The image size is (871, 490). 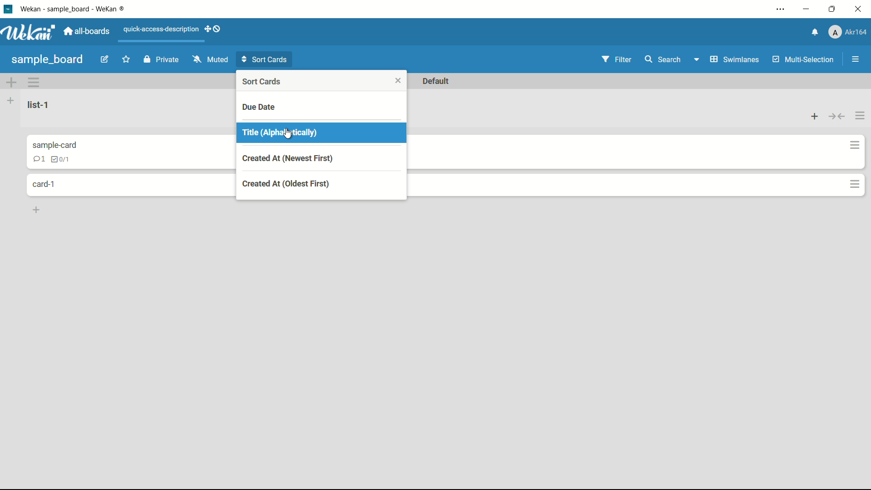 I want to click on created at(newest first), so click(x=288, y=158).